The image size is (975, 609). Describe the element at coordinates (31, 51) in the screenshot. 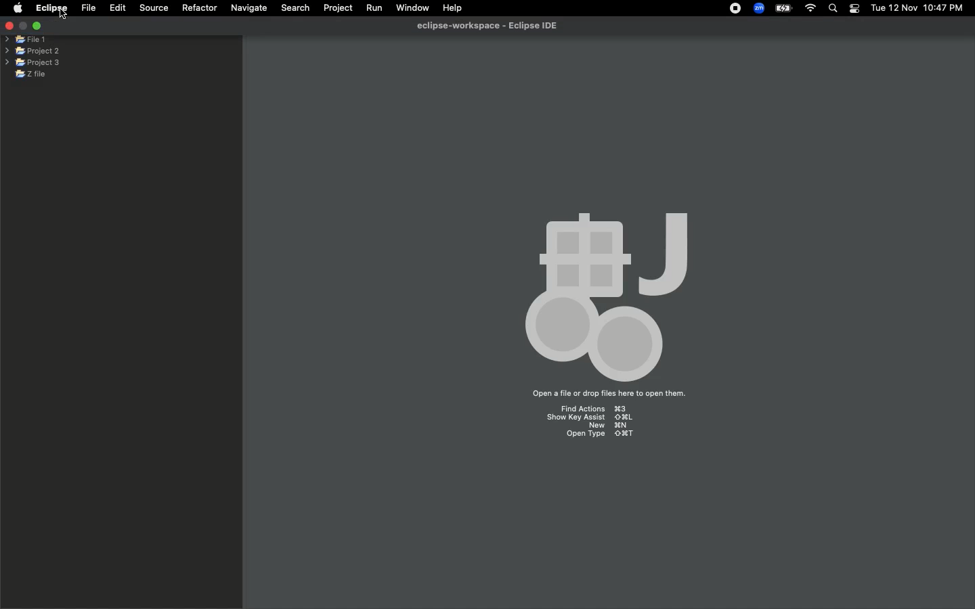

I see `Project 2` at that location.